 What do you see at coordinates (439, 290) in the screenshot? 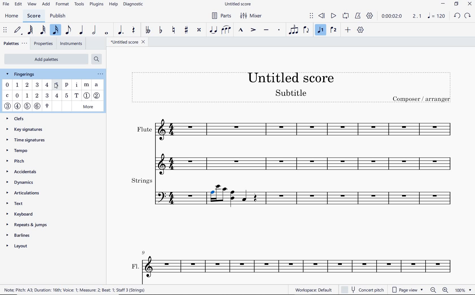
I see `zoom out or zoom in` at bounding box center [439, 290].